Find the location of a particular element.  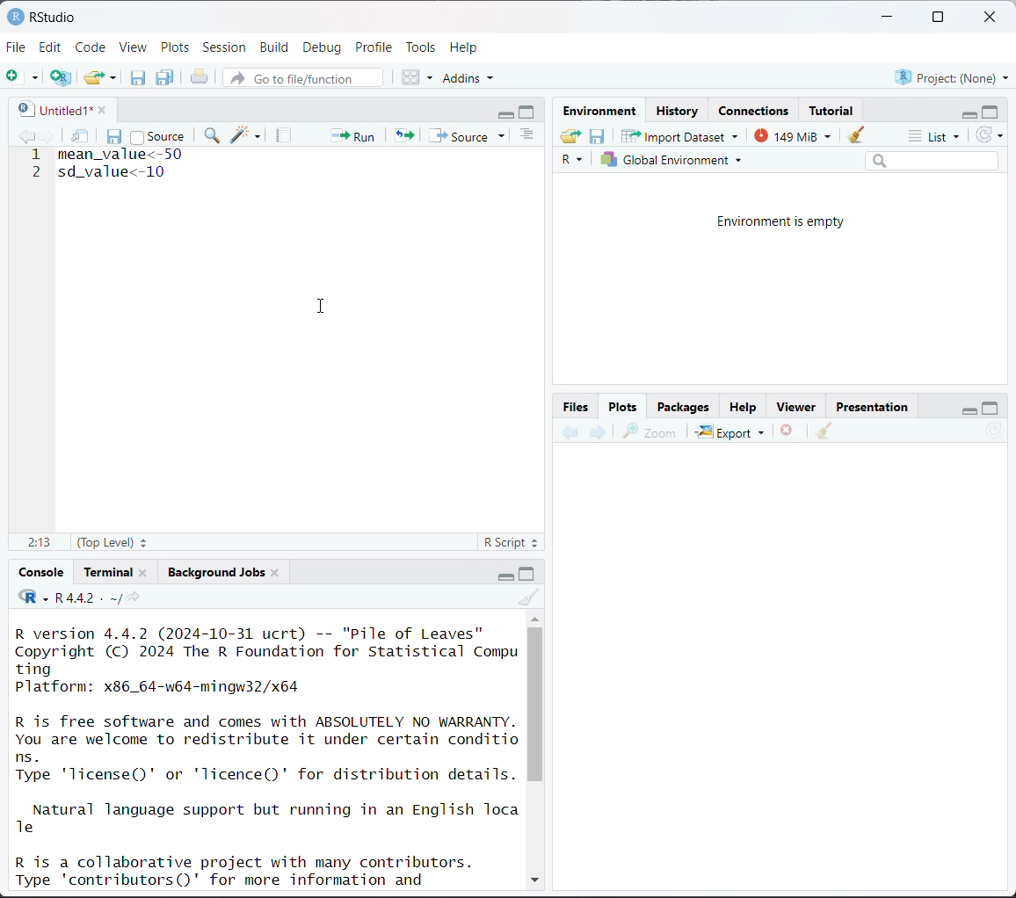

next plot is located at coordinates (596, 432).